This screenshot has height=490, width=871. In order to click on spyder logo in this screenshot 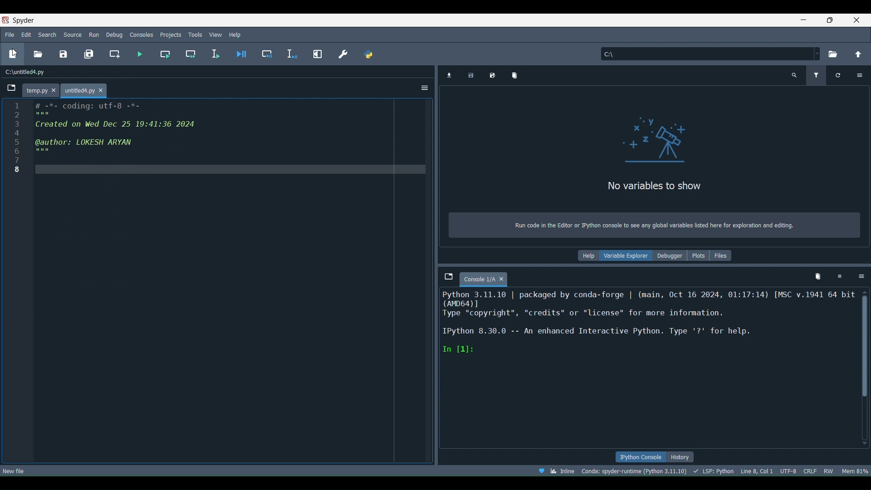, I will do `click(22, 20)`.